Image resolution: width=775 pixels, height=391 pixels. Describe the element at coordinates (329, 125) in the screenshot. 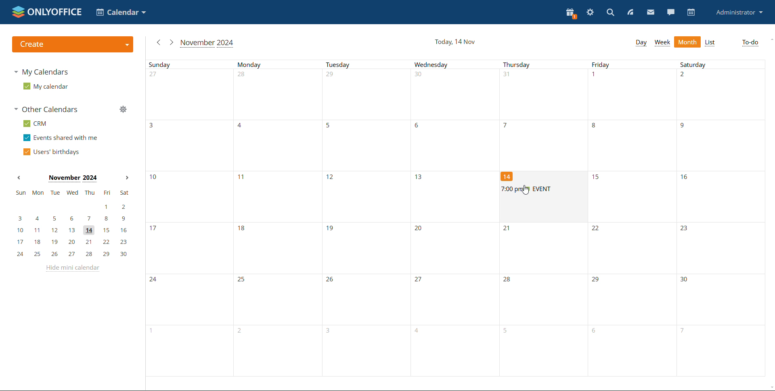

I see `number` at that location.